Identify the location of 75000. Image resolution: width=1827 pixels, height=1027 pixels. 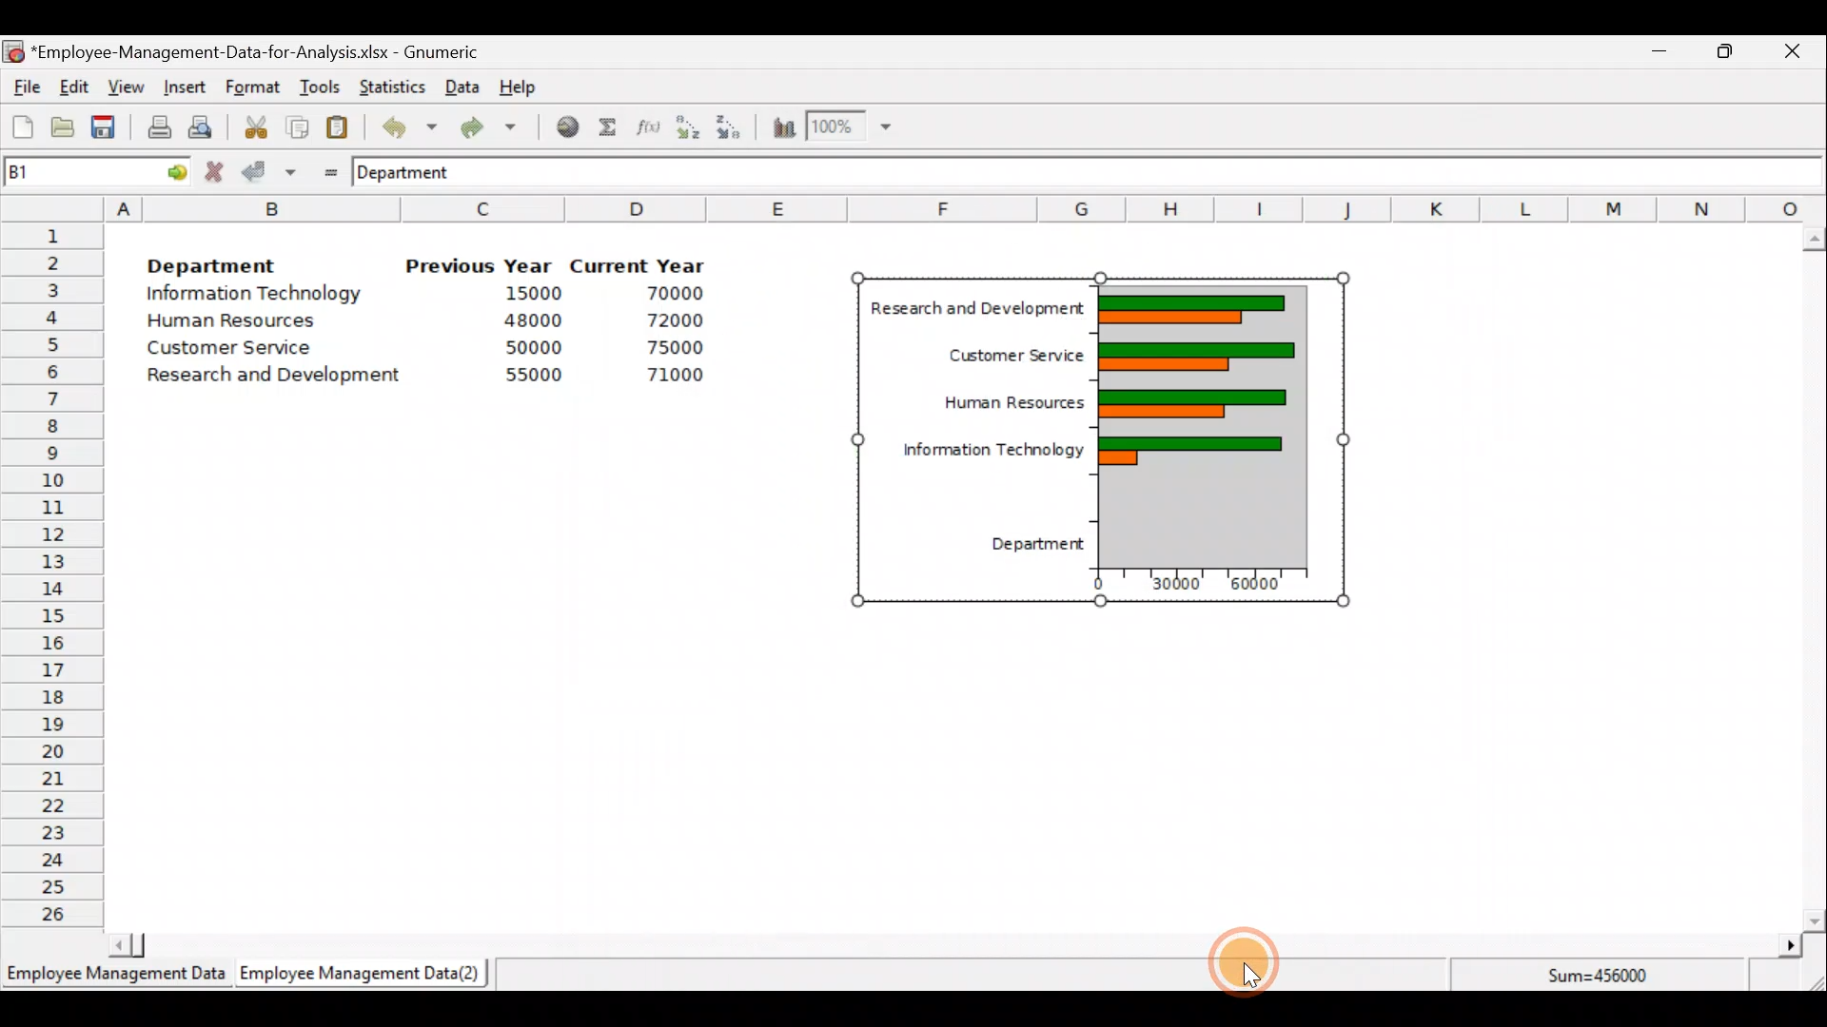
(672, 348).